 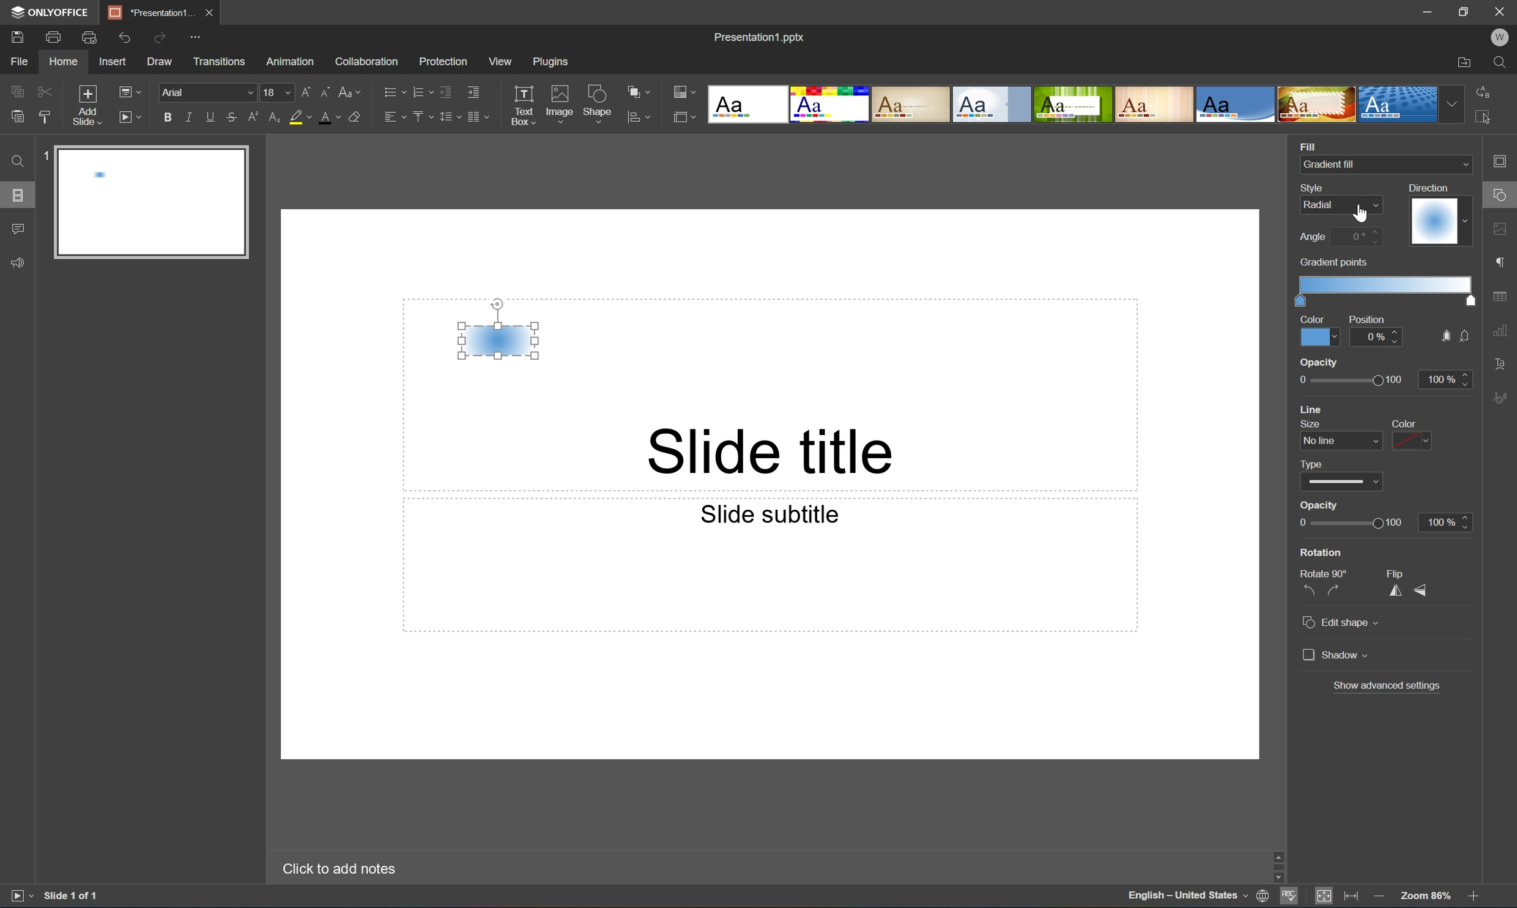 What do you see at coordinates (1445, 379) in the screenshot?
I see `100%` at bounding box center [1445, 379].